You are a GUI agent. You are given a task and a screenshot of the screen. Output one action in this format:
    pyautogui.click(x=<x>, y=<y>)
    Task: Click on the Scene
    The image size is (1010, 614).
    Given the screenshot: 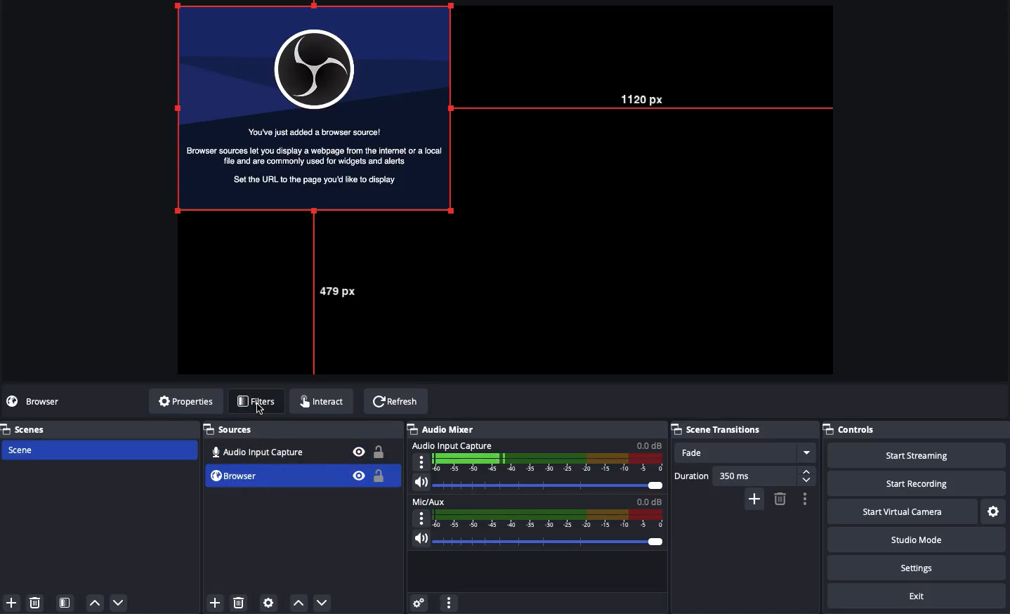 What is the action you would take?
    pyautogui.click(x=29, y=449)
    